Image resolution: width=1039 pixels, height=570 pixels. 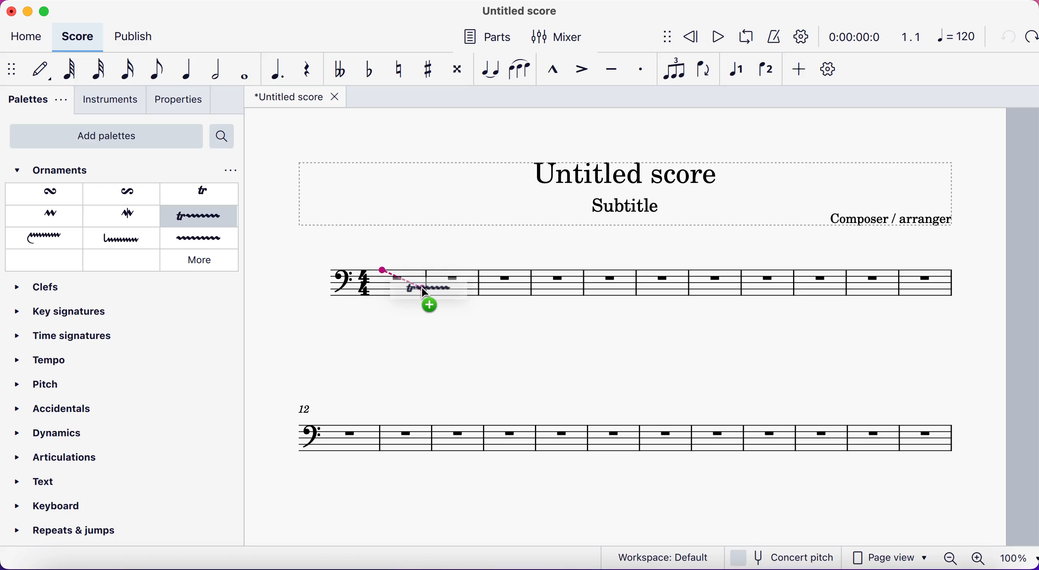 What do you see at coordinates (673, 70) in the screenshot?
I see `tuples` at bounding box center [673, 70].